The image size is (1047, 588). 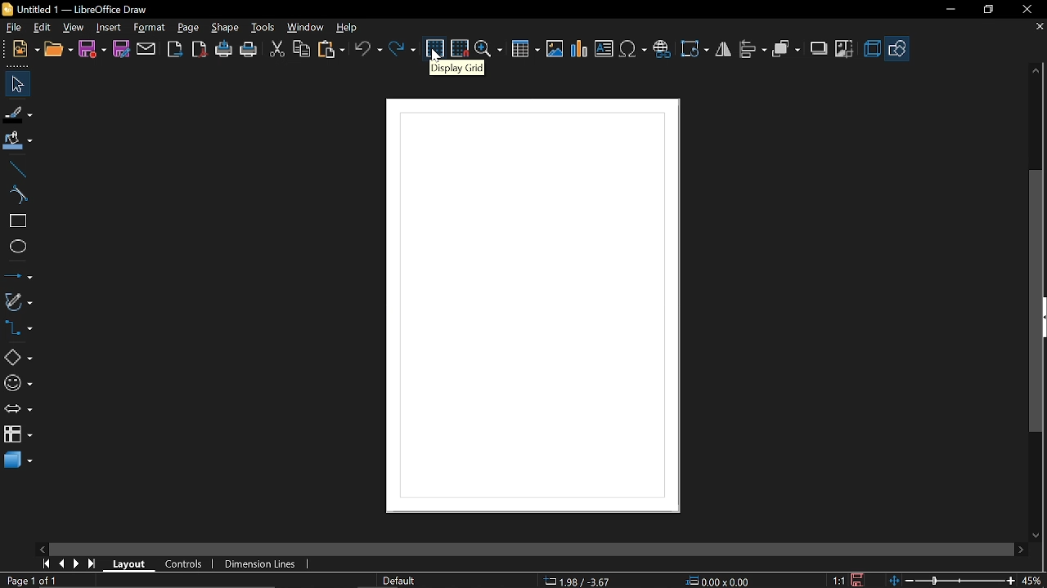 I want to click on Insert table, so click(x=525, y=50).